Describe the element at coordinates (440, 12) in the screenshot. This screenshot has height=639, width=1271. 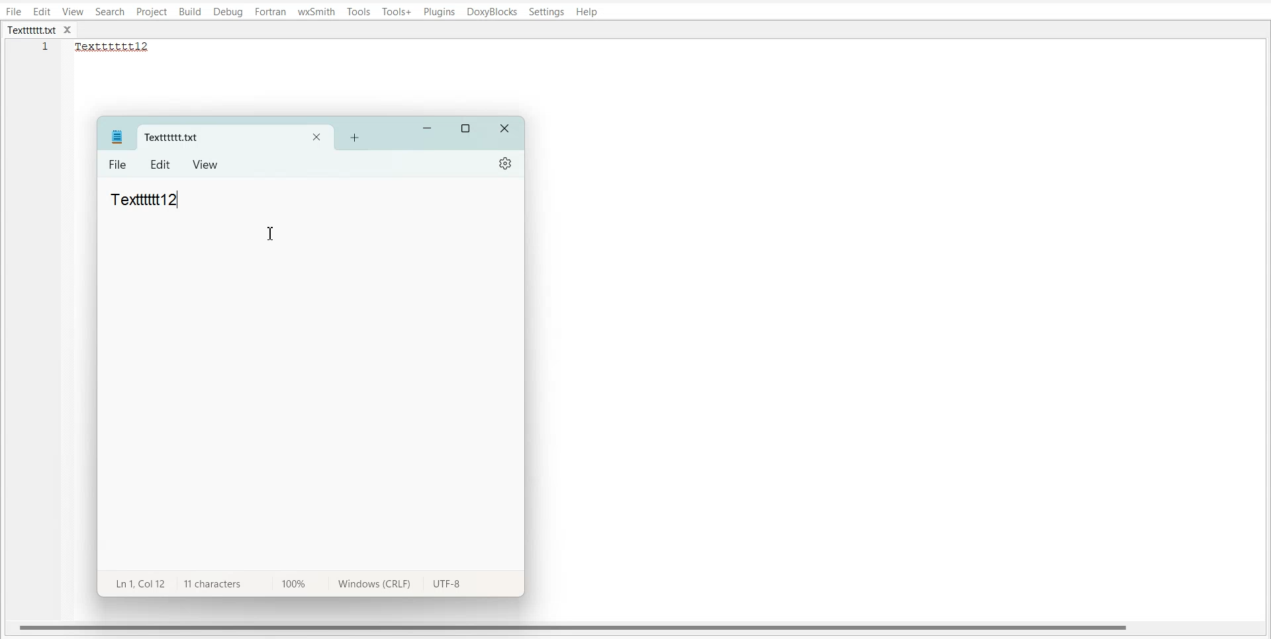
I see `Plugins` at that location.